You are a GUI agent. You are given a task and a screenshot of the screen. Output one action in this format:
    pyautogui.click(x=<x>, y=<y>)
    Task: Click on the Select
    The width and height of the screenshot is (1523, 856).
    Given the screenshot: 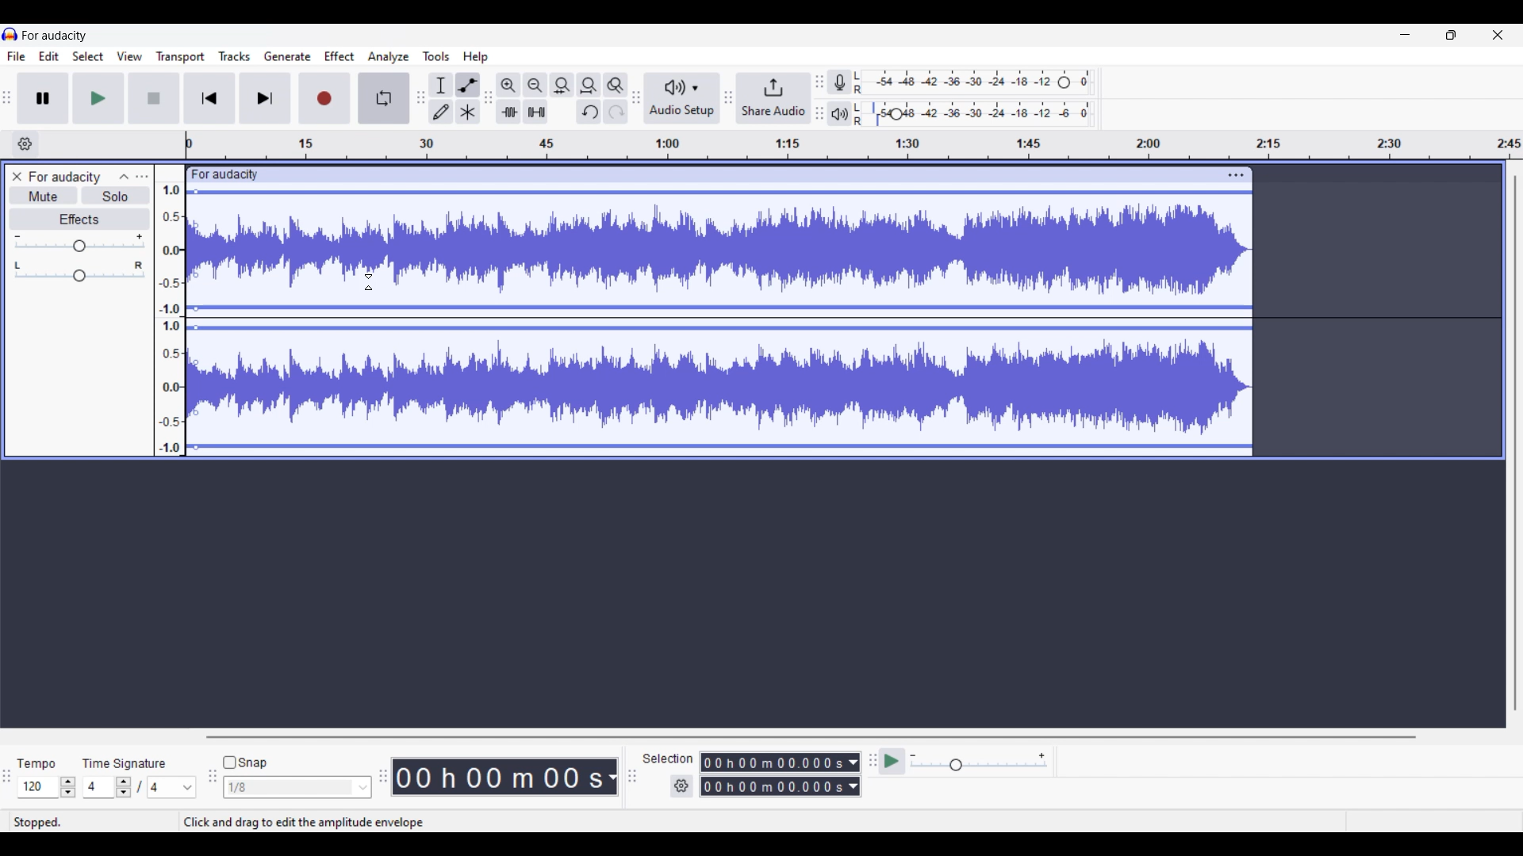 What is the action you would take?
    pyautogui.click(x=88, y=56)
    